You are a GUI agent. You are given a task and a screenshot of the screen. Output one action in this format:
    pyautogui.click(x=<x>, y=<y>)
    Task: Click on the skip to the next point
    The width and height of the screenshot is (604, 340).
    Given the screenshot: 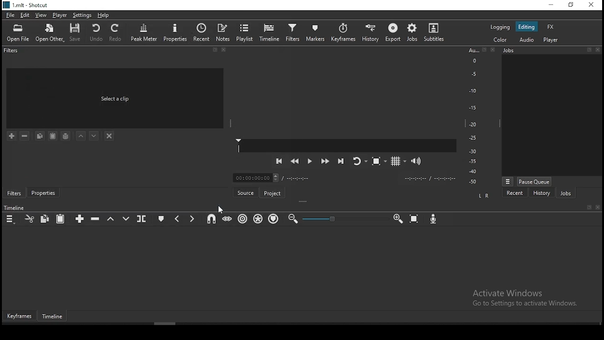 What is the action you would take?
    pyautogui.click(x=341, y=161)
    